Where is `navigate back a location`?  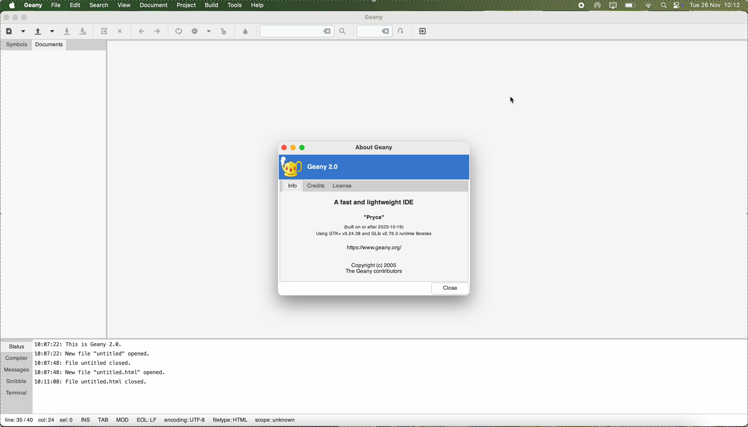 navigate back a location is located at coordinates (142, 32).